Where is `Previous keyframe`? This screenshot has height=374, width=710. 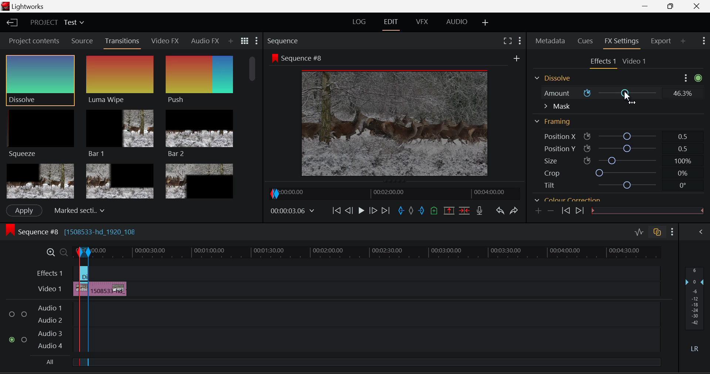
Previous keyframe is located at coordinates (565, 211).